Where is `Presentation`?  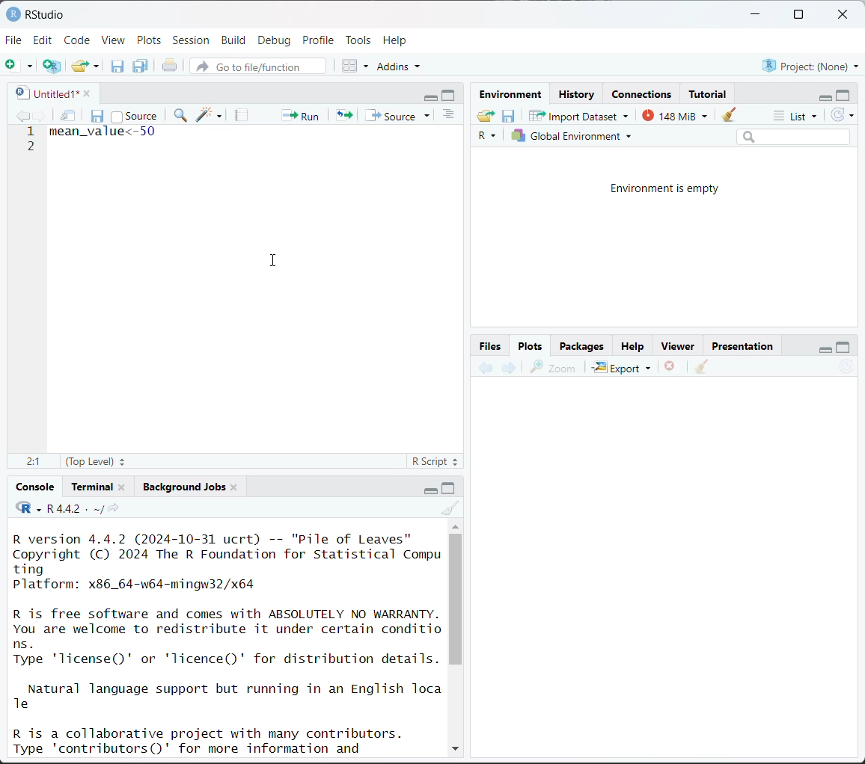
Presentation is located at coordinates (743, 347).